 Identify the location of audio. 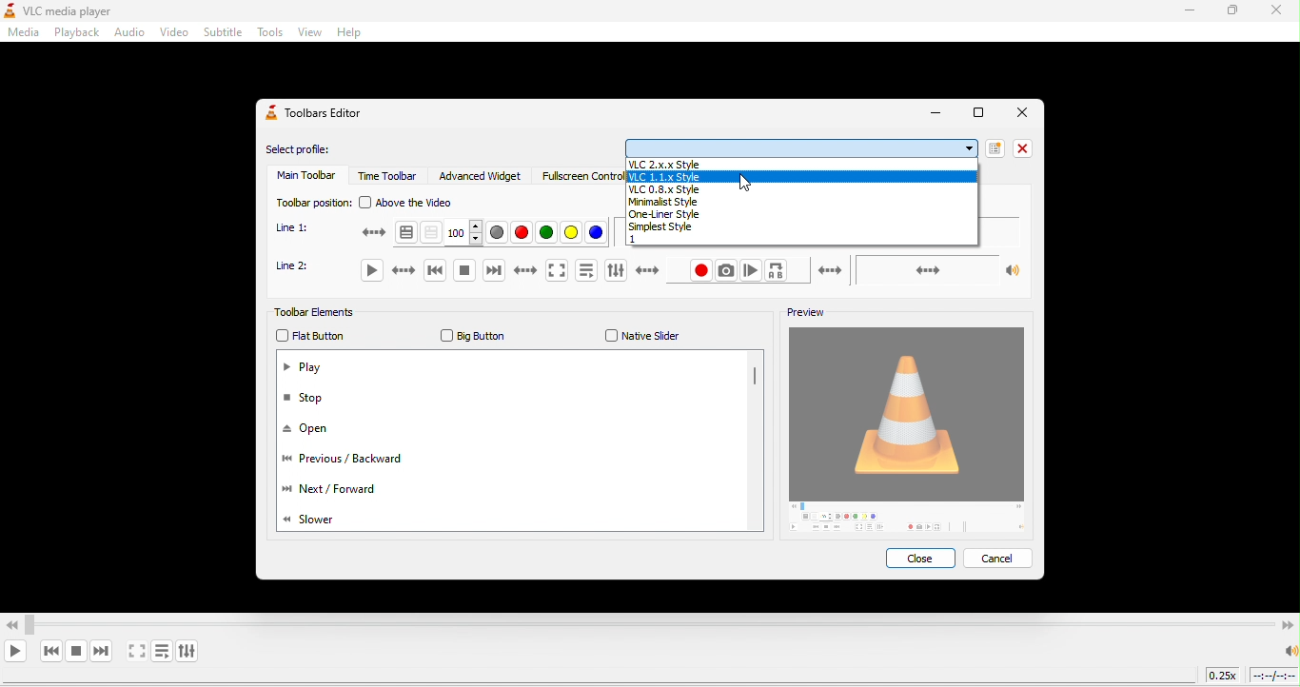
(128, 34).